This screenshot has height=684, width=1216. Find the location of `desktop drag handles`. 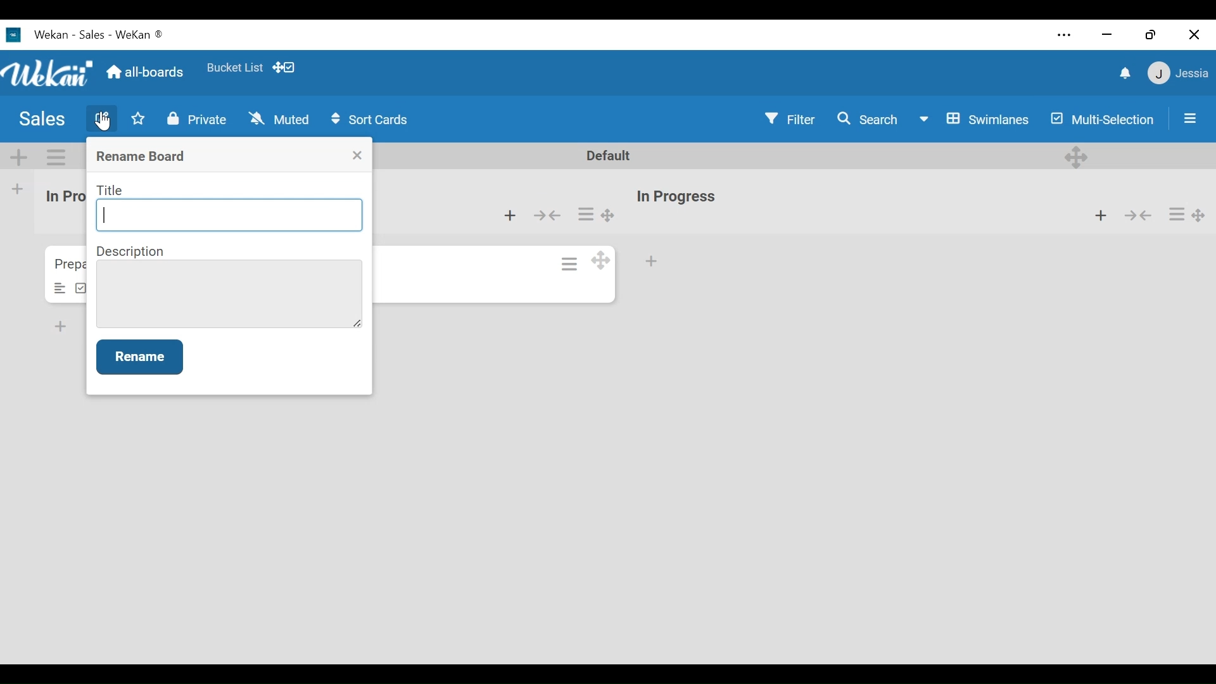

desktop drag handles is located at coordinates (1077, 157).